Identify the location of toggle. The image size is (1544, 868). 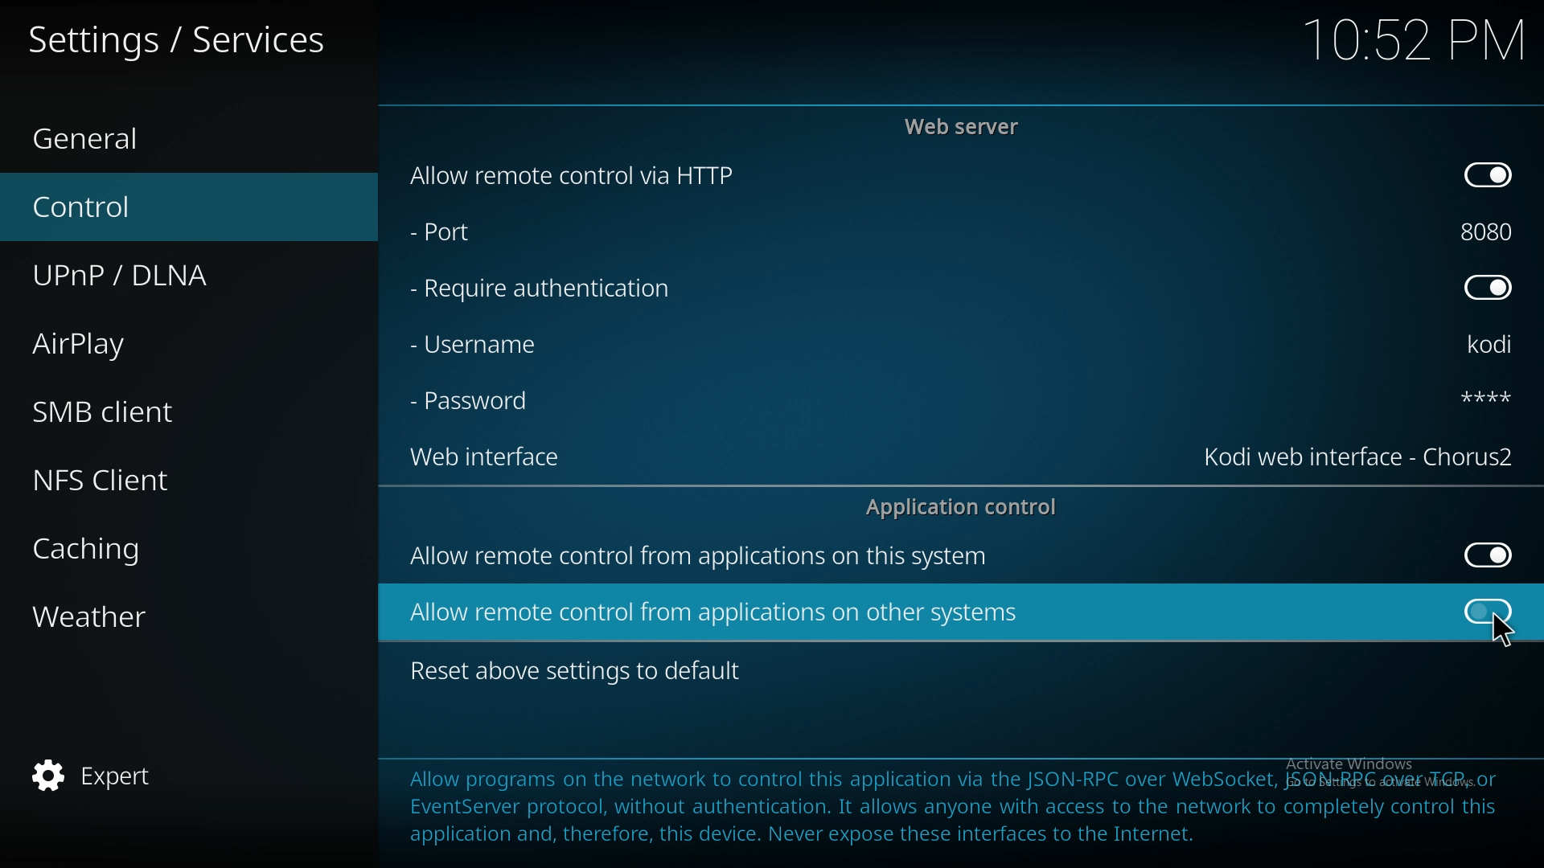
(1489, 555).